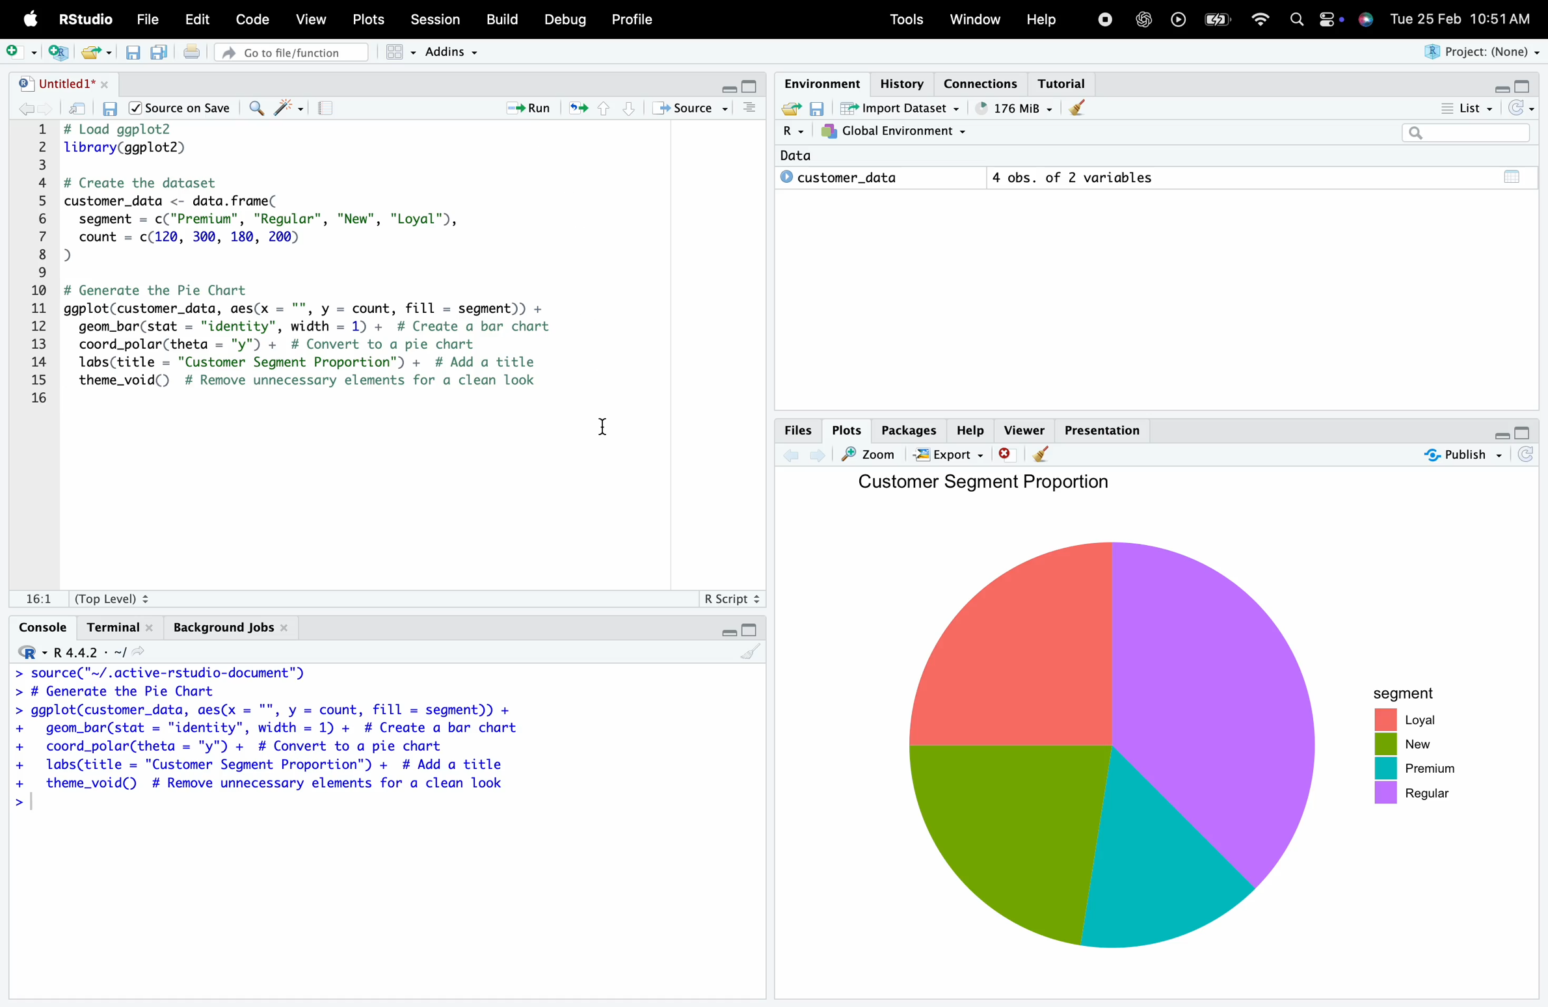  What do you see at coordinates (607, 431) in the screenshot?
I see `cursor` at bounding box center [607, 431].